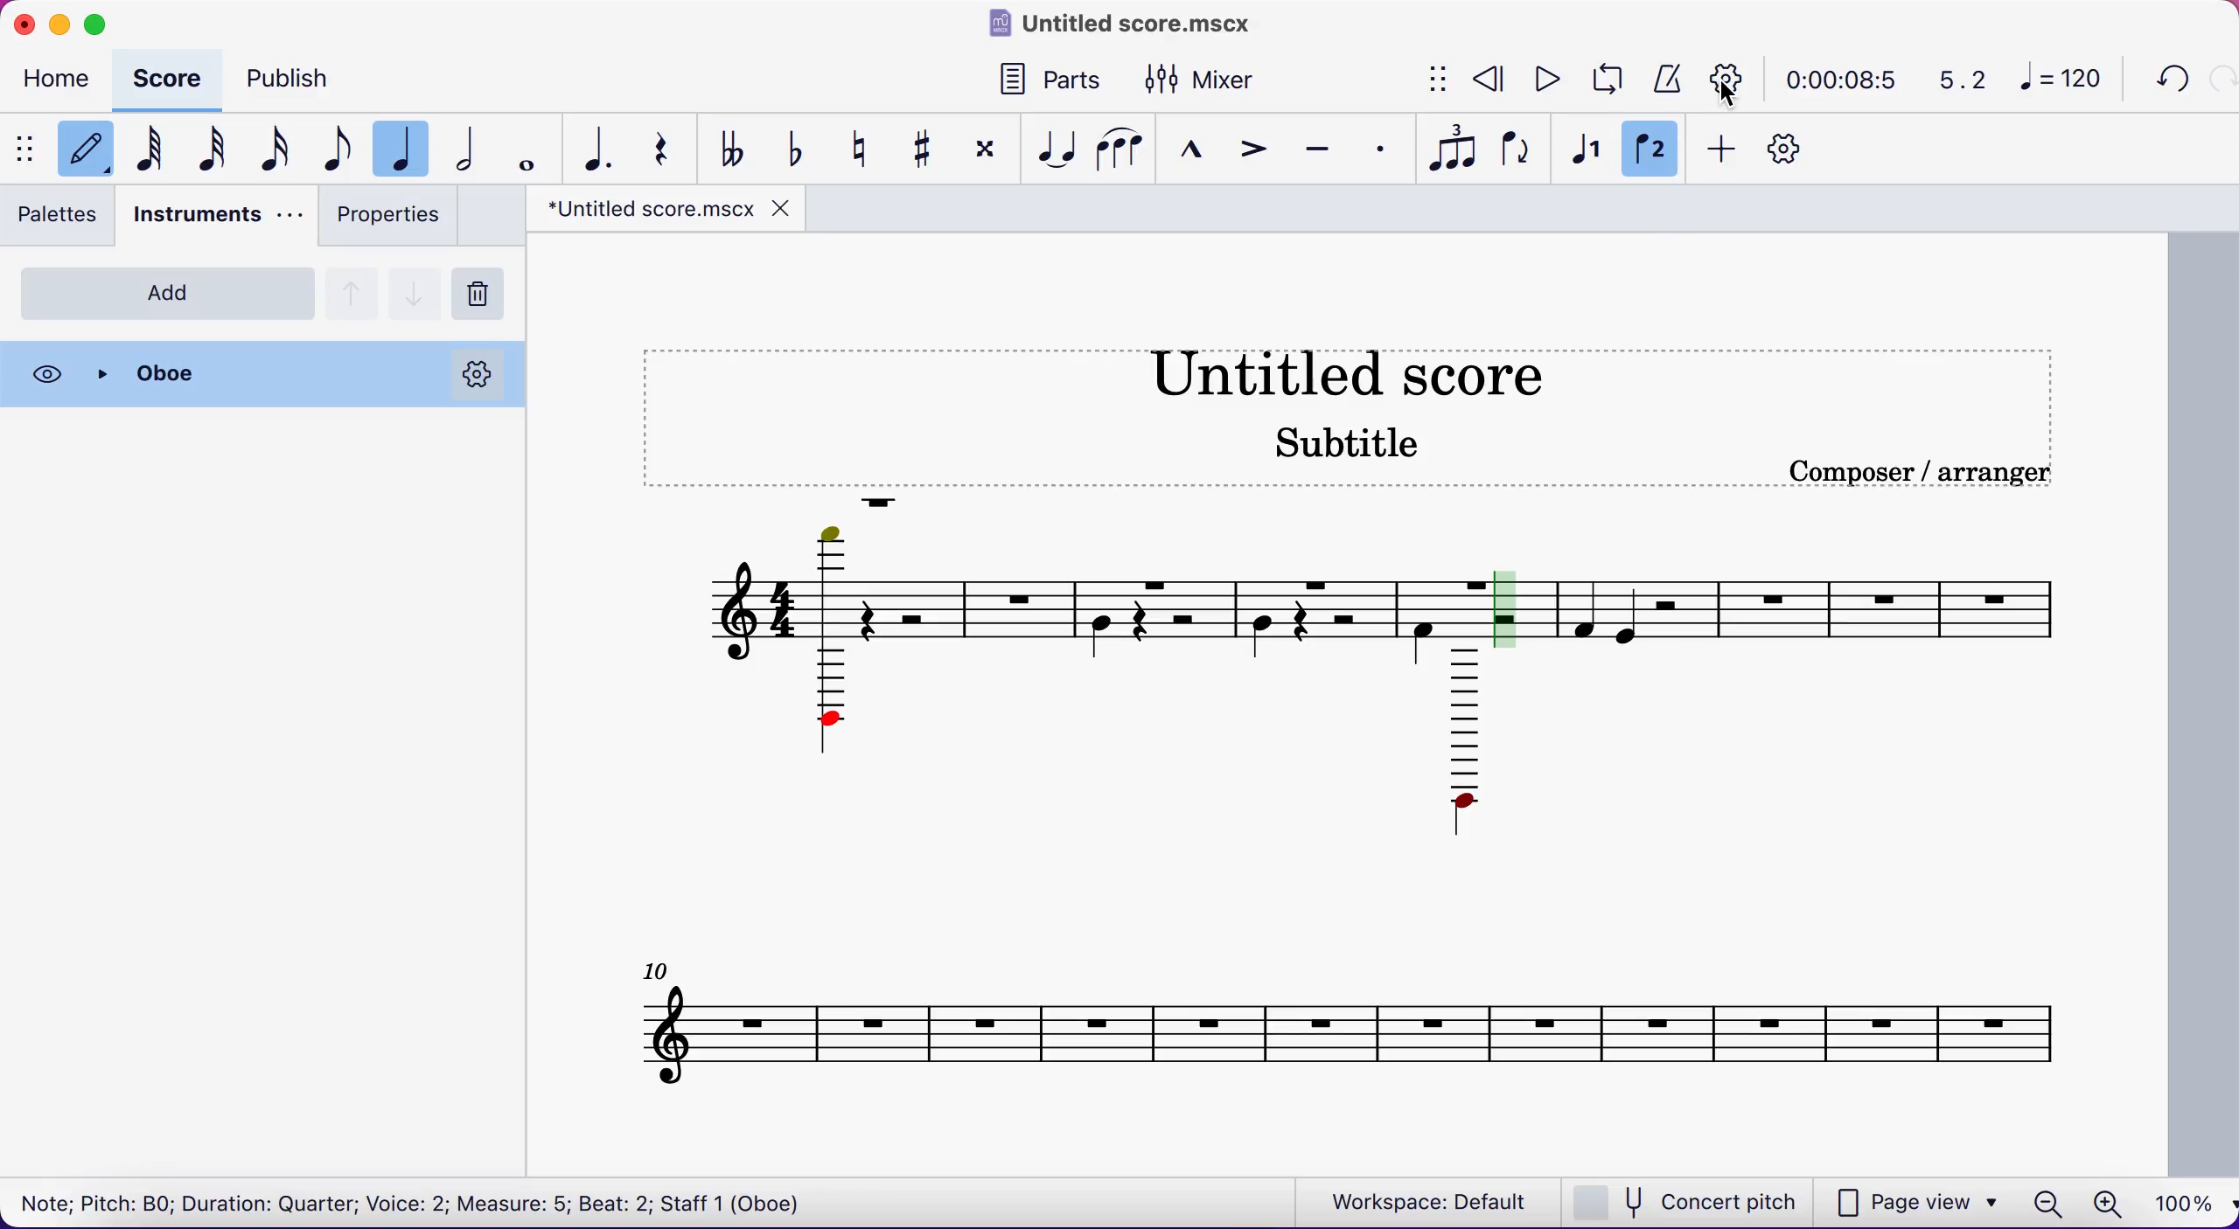 The image size is (2239, 1229). I want to click on slur, so click(1122, 150).